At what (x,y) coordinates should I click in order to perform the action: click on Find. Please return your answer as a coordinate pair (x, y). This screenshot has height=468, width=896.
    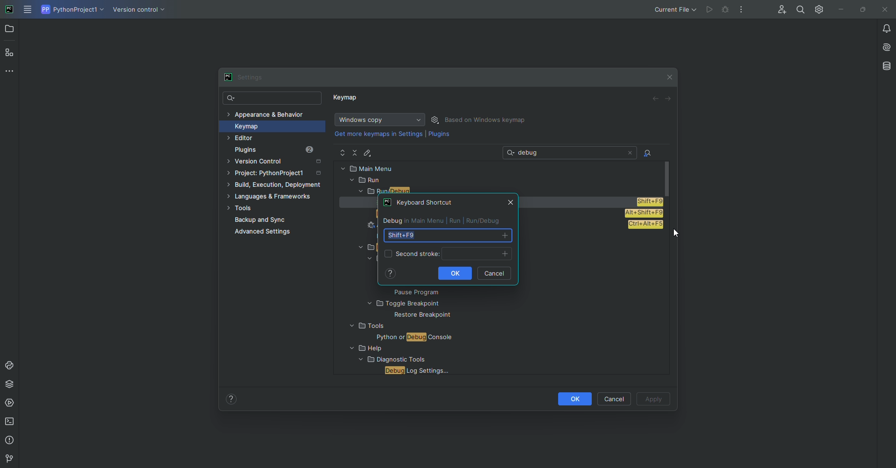
    Looking at the image, I should click on (800, 9).